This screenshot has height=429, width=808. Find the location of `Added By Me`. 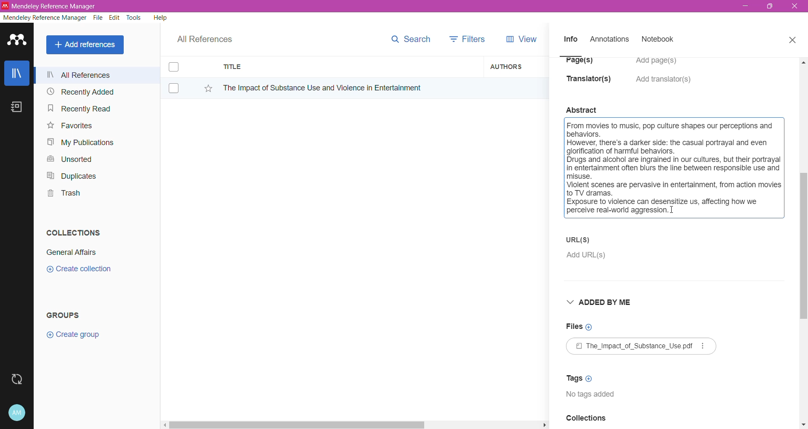

Added By Me is located at coordinates (602, 303).